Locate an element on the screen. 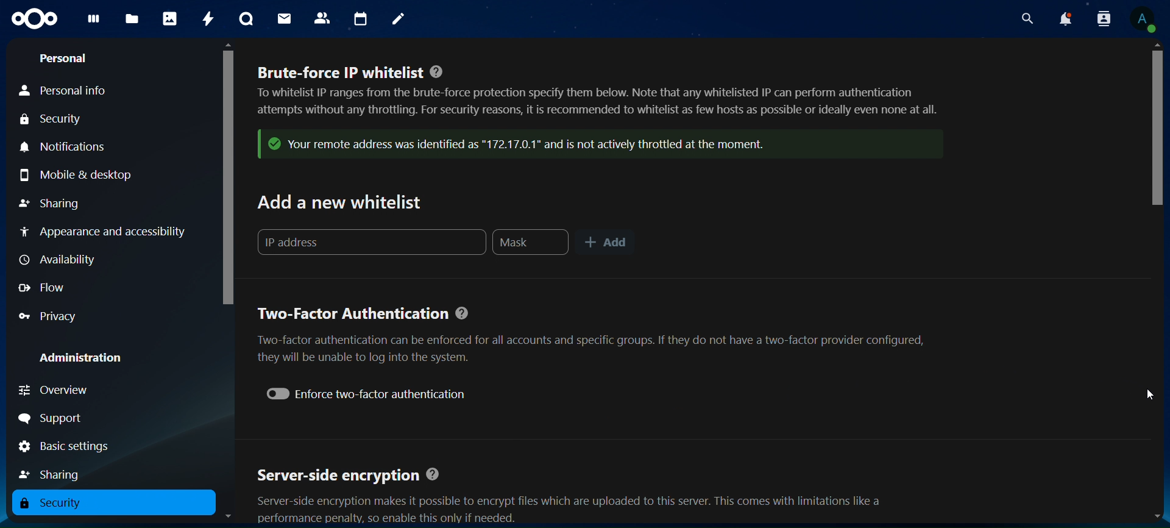 Image resolution: width=1170 pixels, height=528 pixels. add a new whitelist is located at coordinates (344, 202).